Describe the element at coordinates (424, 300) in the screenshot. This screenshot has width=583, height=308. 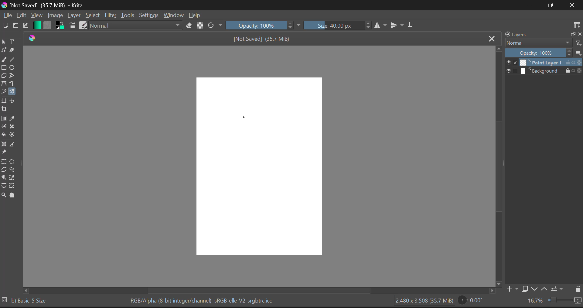
I see `2,480 x 3,508 (35.7 MiB)` at that location.